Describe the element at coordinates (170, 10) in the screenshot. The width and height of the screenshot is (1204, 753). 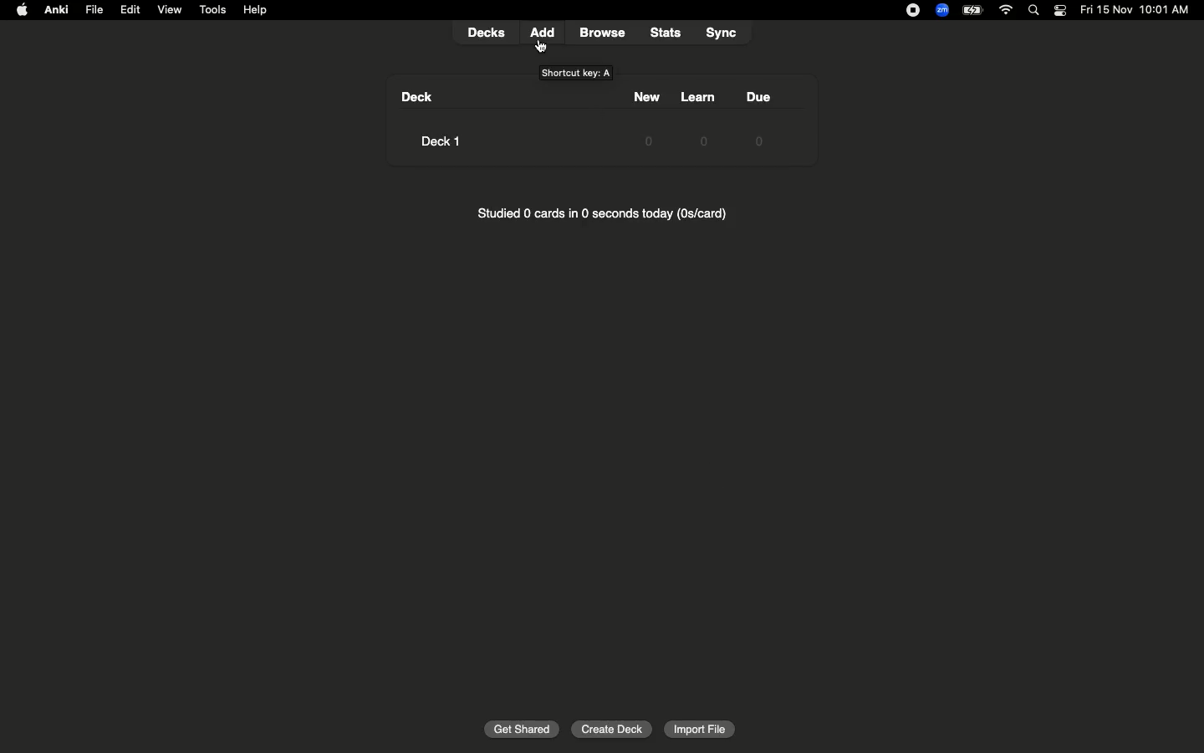
I see `View` at that location.